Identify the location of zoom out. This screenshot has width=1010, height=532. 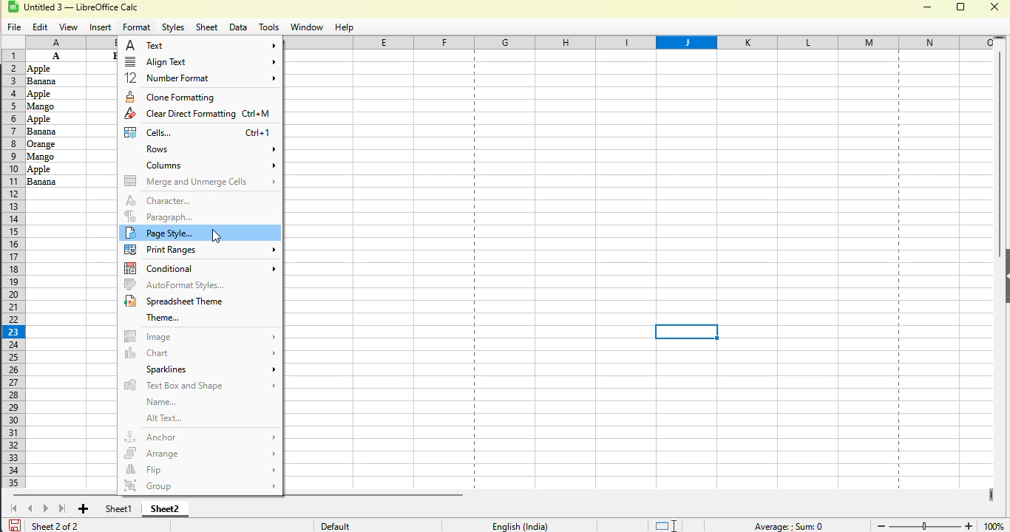
(880, 526).